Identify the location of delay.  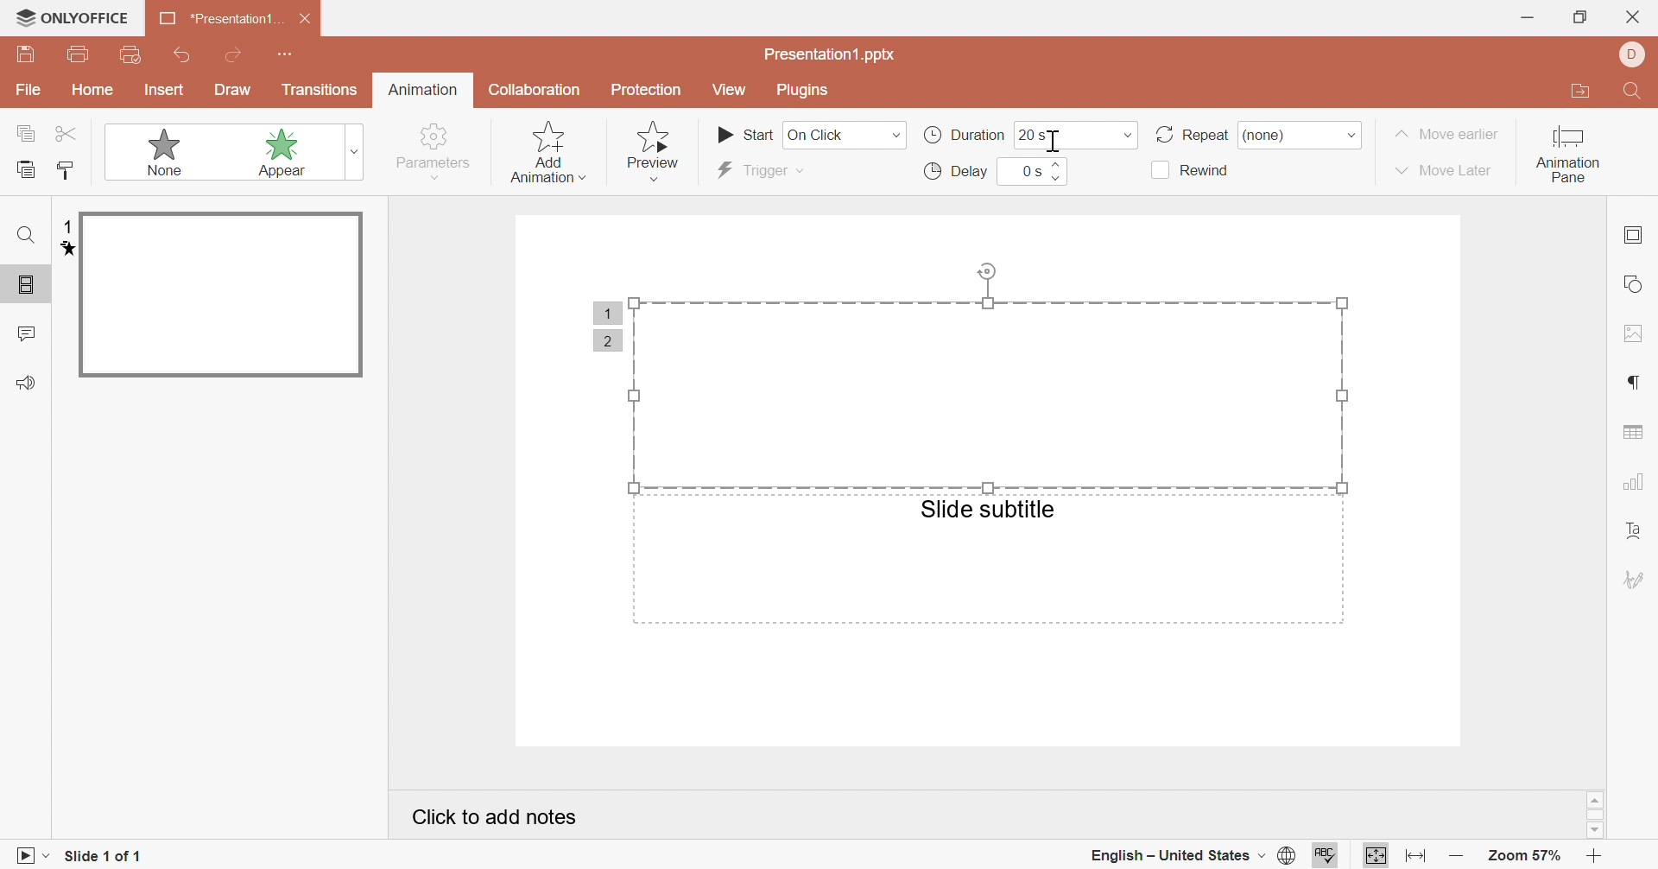
(958, 171).